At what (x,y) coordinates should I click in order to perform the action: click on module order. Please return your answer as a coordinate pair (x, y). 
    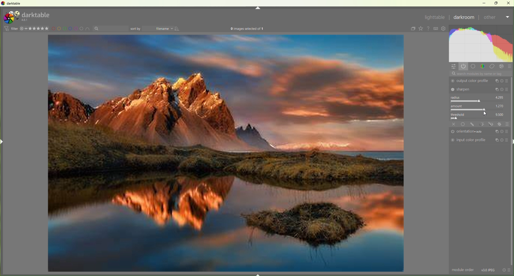
    Looking at the image, I should click on (463, 270).